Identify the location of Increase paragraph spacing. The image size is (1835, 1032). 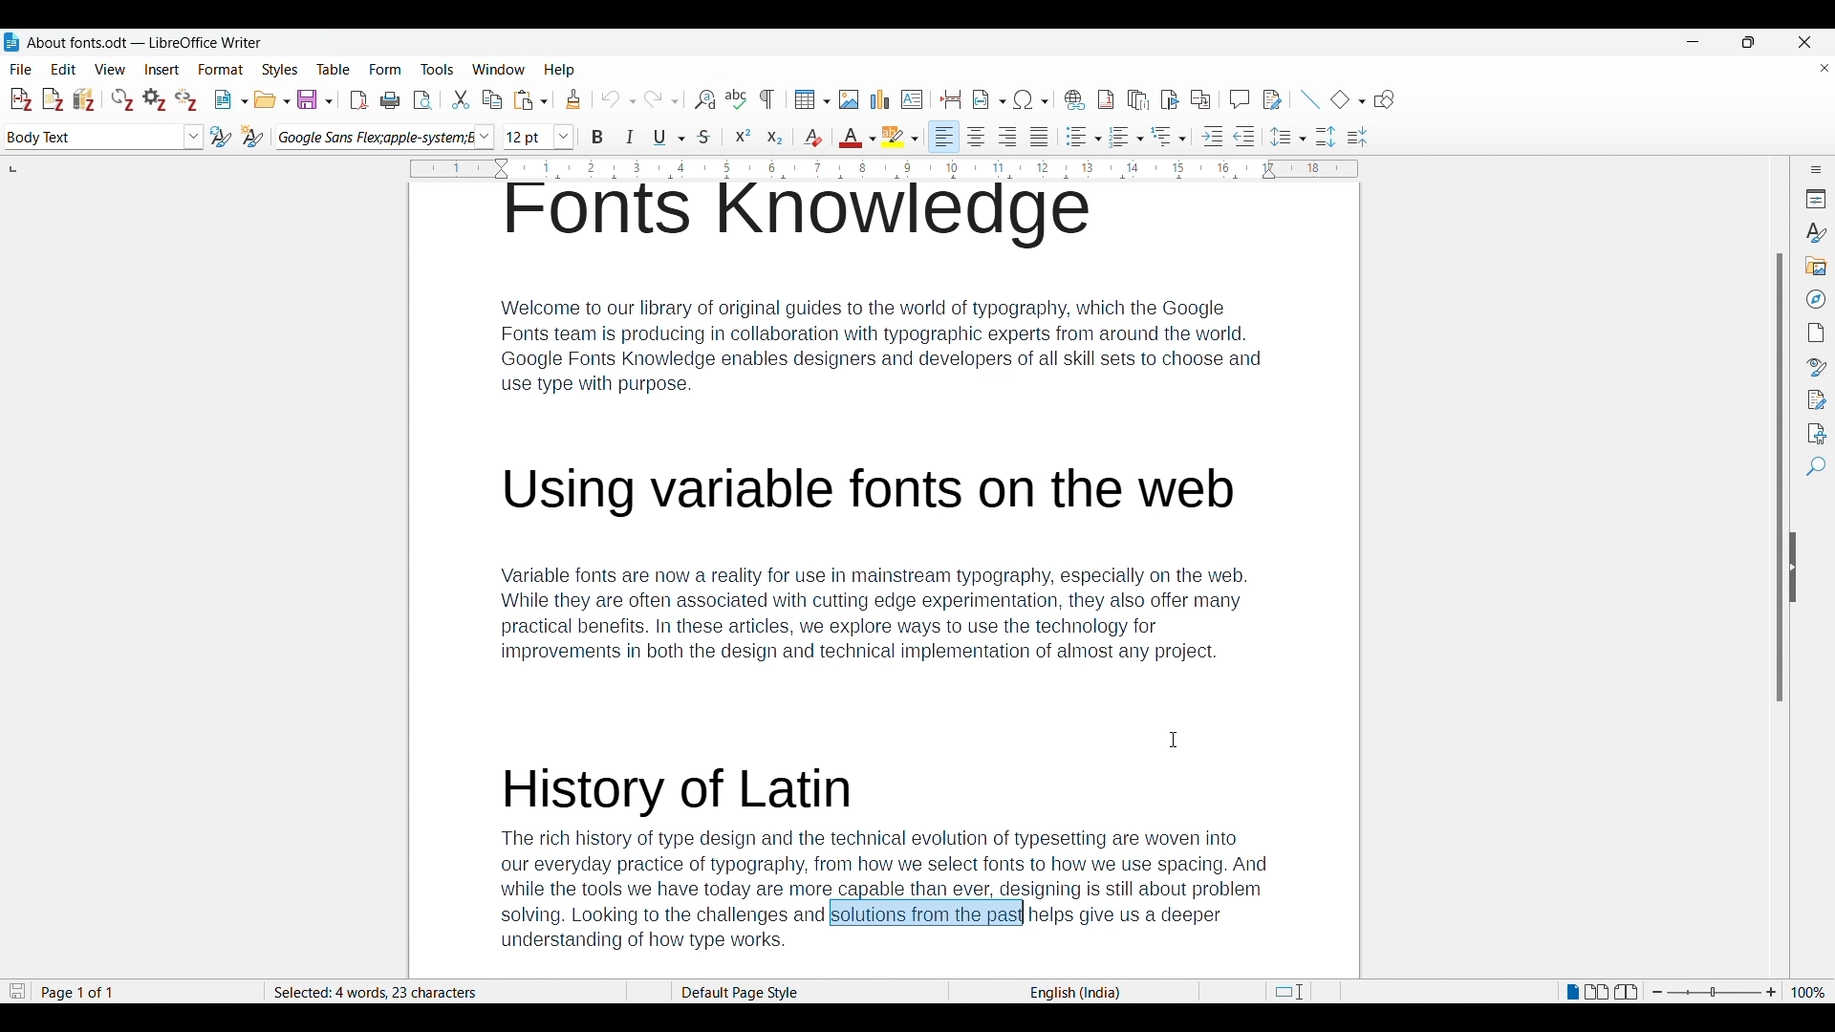
(1327, 137).